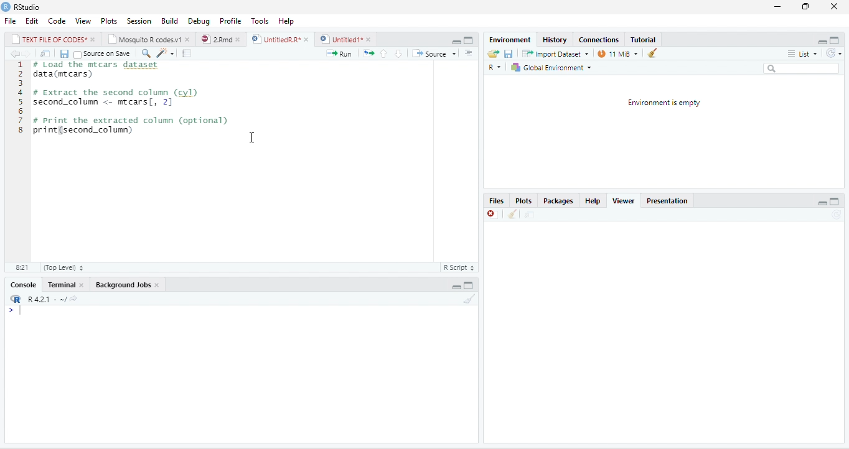  What do you see at coordinates (598, 40) in the screenshot?
I see `‘Connections` at bounding box center [598, 40].